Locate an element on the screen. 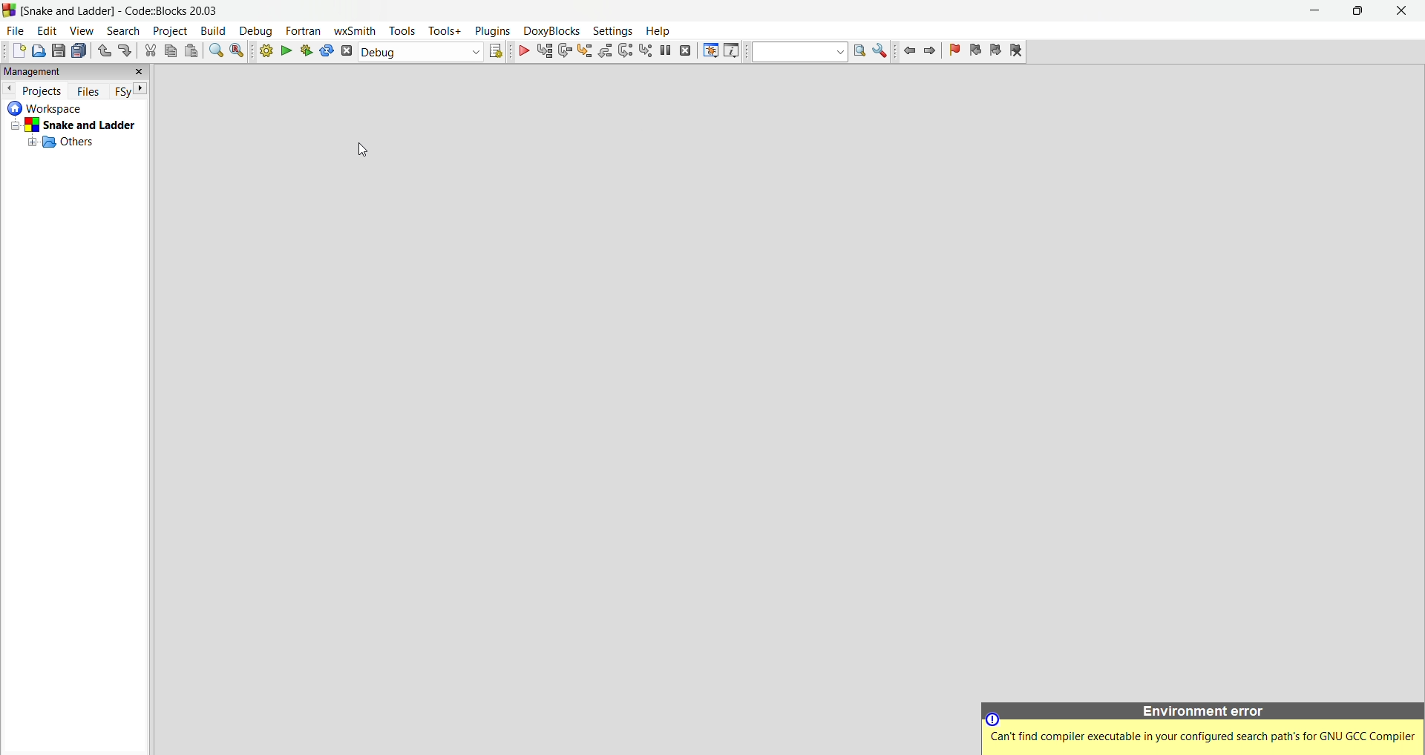 The width and height of the screenshot is (1425, 755). undo is located at coordinates (103, 50).